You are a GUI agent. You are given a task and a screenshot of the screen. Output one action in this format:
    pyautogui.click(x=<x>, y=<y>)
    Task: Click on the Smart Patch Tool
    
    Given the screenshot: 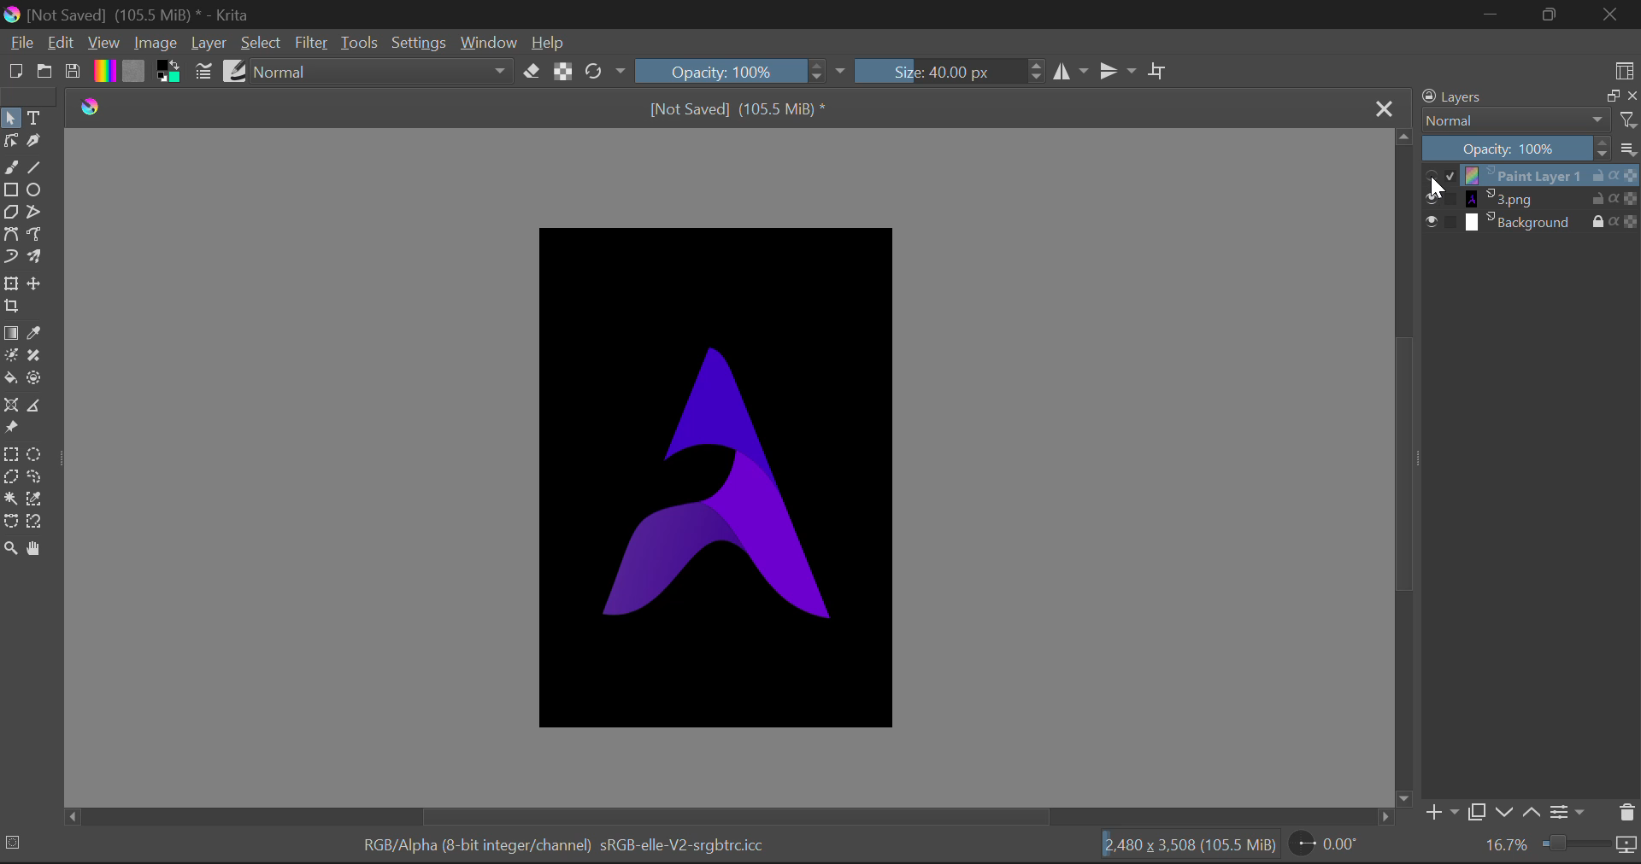 What is the action you would take?
    pyautogui.click(x=34, y=357)
    